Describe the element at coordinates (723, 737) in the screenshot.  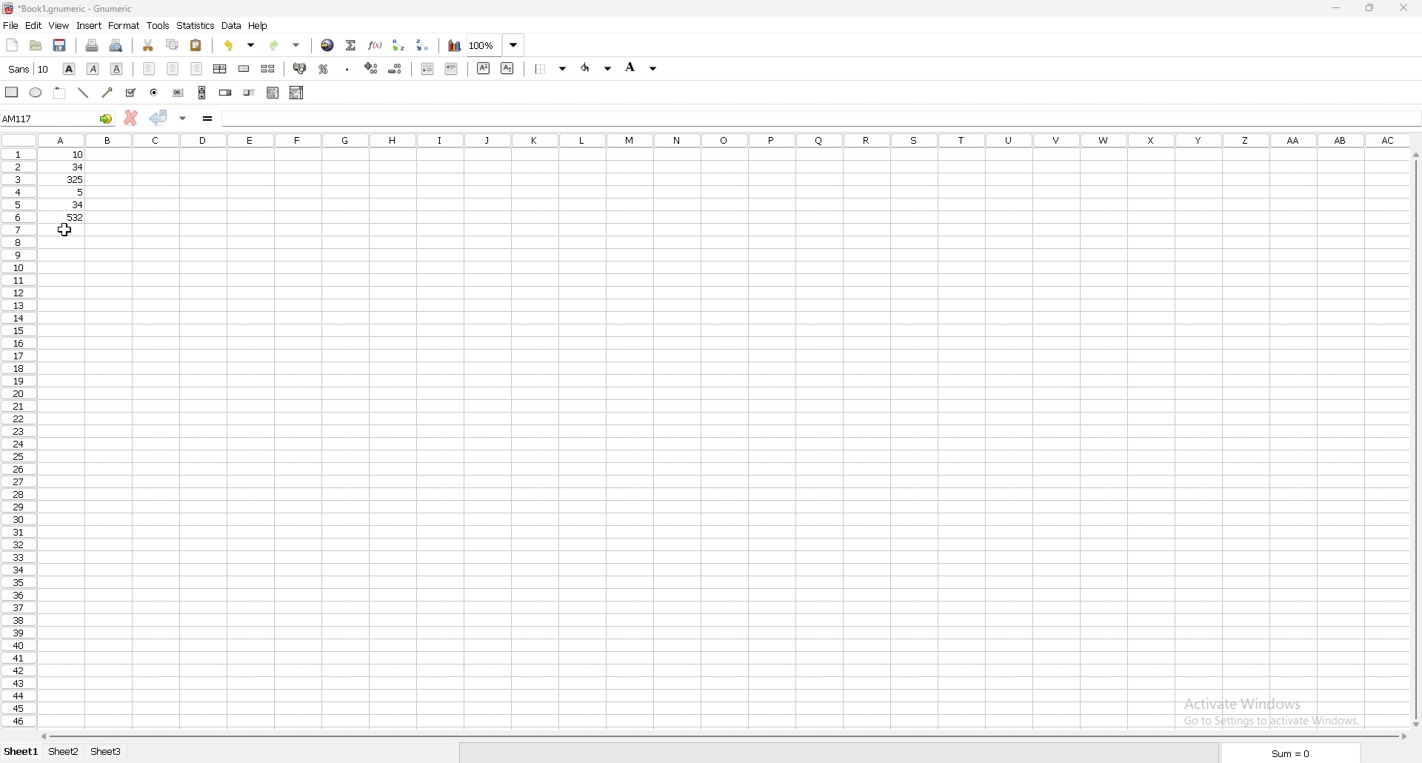
I see `scroll bar` at that location.